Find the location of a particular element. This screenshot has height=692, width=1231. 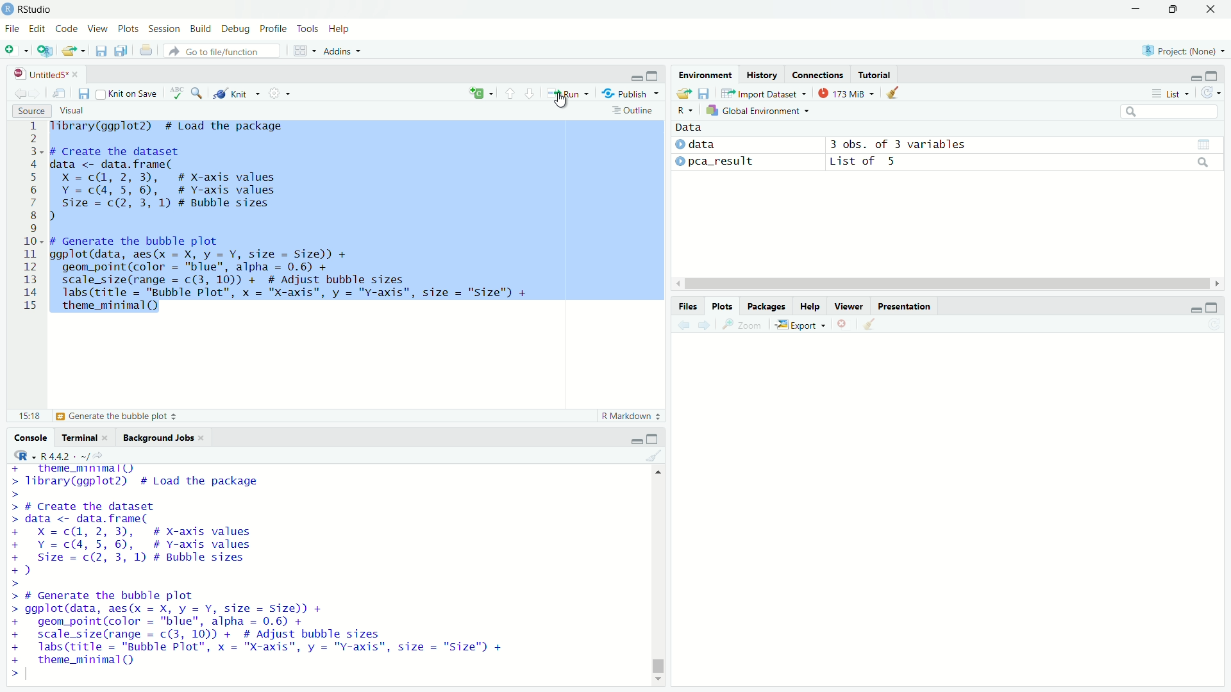

data usage: 173mb is located at coordinates (845, 92).